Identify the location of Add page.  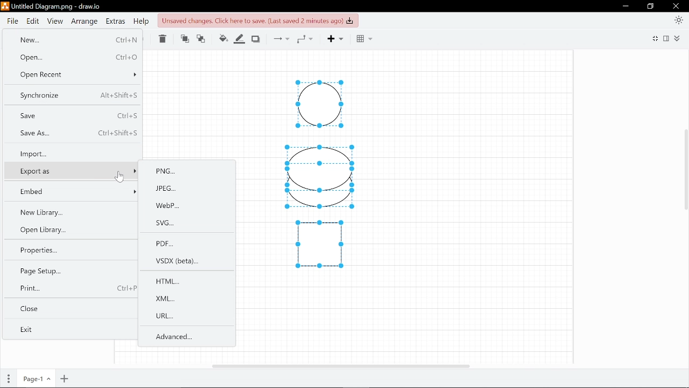
(65, 379).